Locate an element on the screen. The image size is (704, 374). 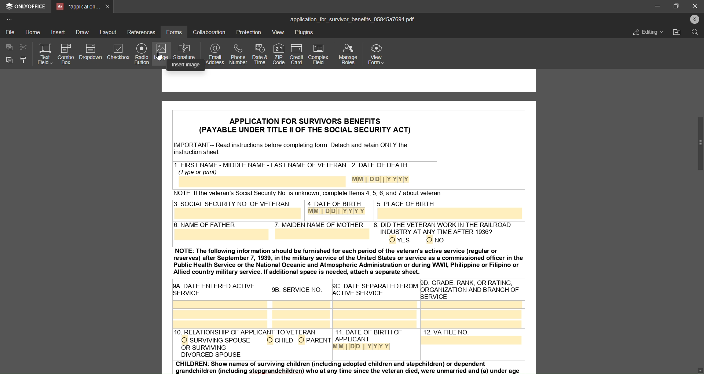
down is located at coordinates (700, 370).